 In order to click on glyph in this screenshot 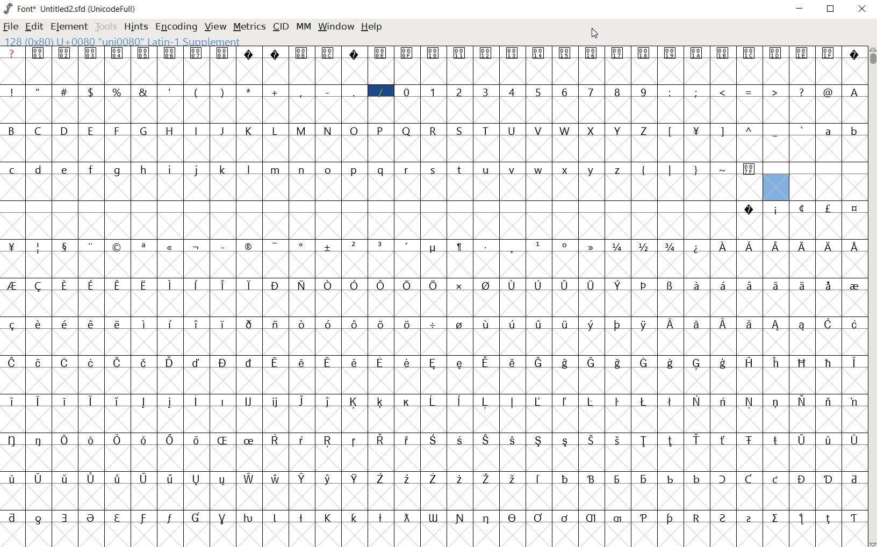, I will do `click(91, 247)`.